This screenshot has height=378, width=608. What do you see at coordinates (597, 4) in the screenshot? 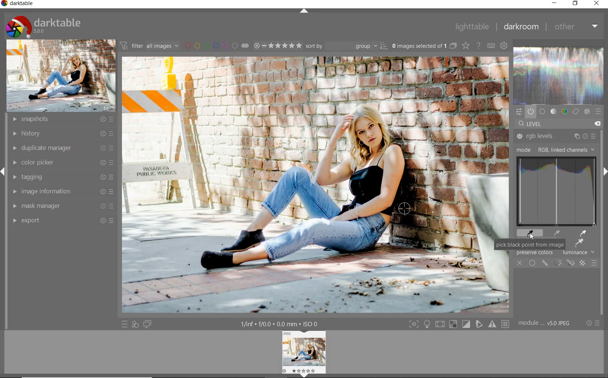
I see `close` at bounding box center [597, 4].